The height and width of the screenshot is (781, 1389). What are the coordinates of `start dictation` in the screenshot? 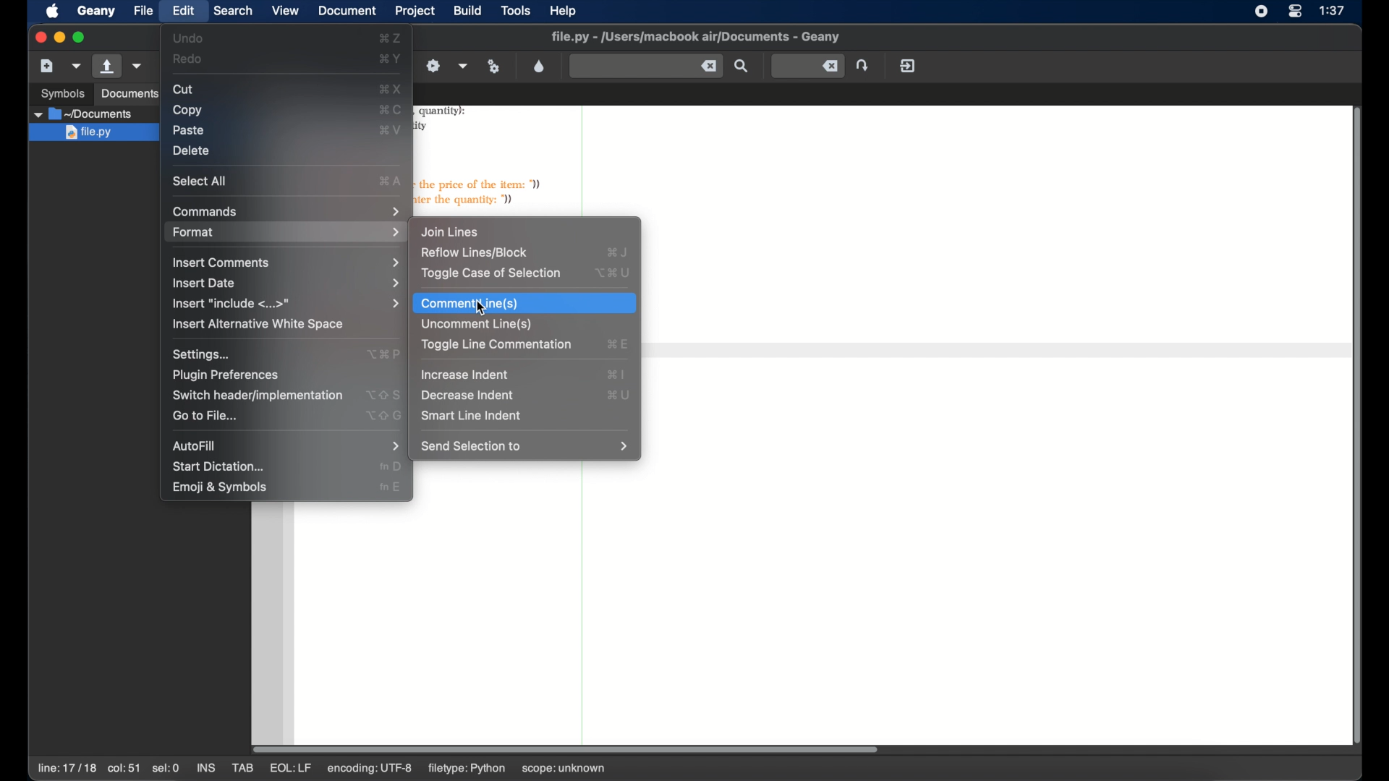 It's located at (217, 467).